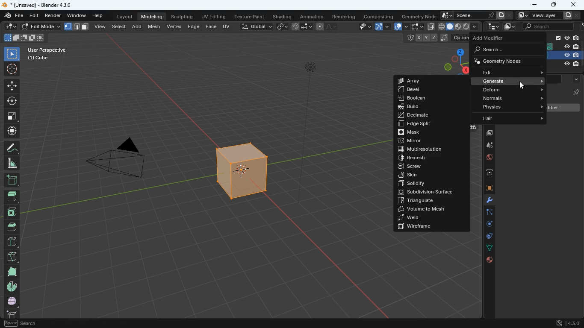 This screenshot has height=328, width=584. What do you see at coordinates (563, 108) in the screenshot?
I see `add modifiet` at bounding box center [563, 108].